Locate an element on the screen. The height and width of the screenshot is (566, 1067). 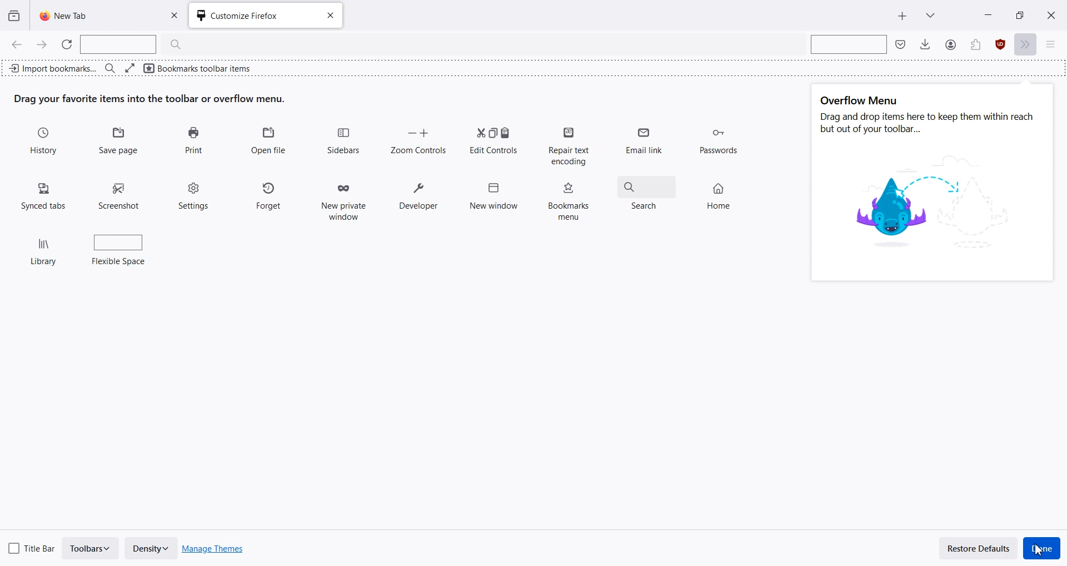
Customize Firefox is located at coordinates (251, 16).